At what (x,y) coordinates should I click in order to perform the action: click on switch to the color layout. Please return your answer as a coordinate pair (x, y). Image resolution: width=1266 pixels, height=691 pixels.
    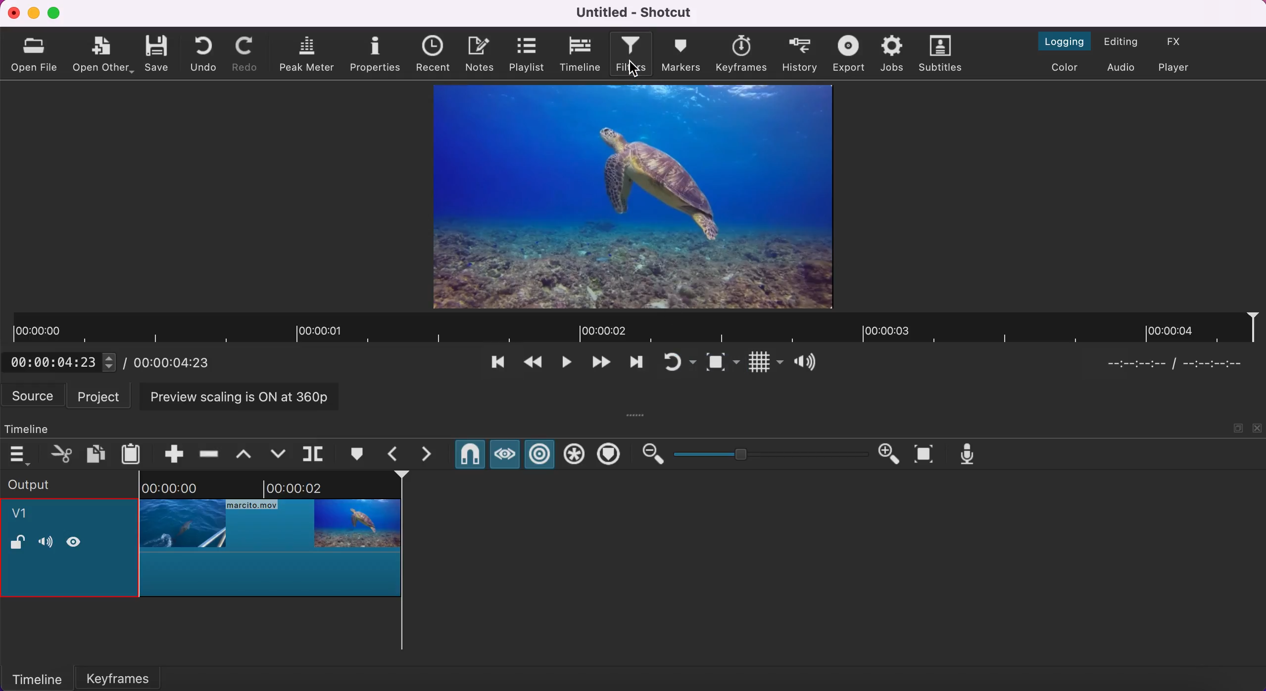
    Looking at the image, I should click on (1064, 67).